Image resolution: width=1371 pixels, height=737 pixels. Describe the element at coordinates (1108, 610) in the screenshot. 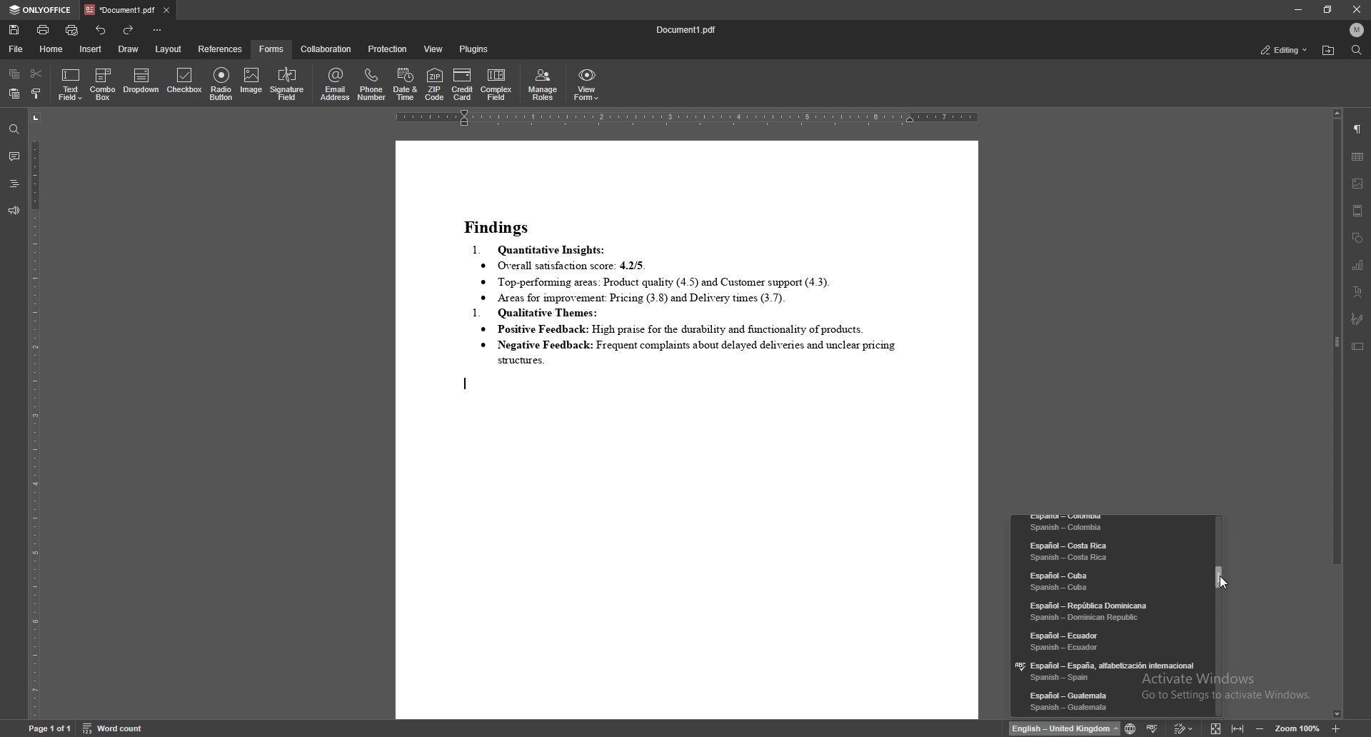

I see `language` at that location.